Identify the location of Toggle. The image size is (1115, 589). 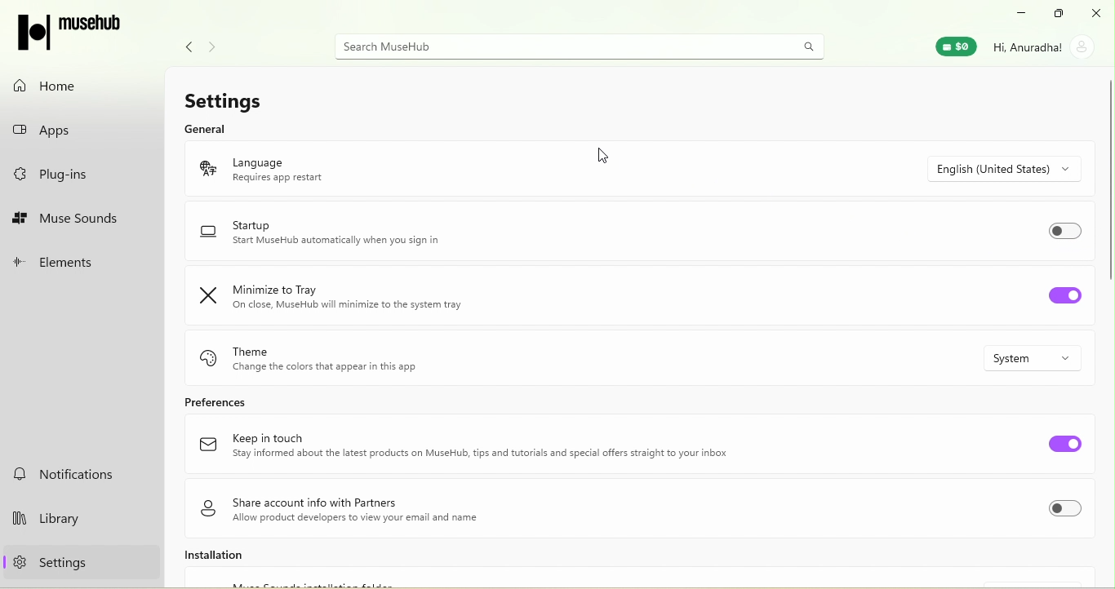
(1067, 231).